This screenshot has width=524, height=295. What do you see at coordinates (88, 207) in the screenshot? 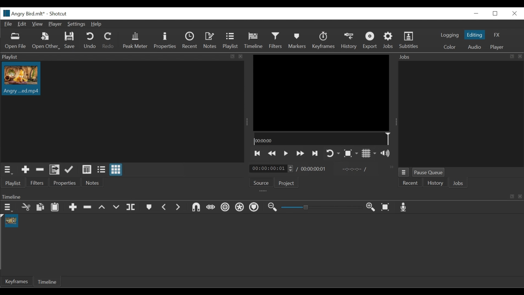
I see `Ripple Delete` at bounding box center [88, 207].